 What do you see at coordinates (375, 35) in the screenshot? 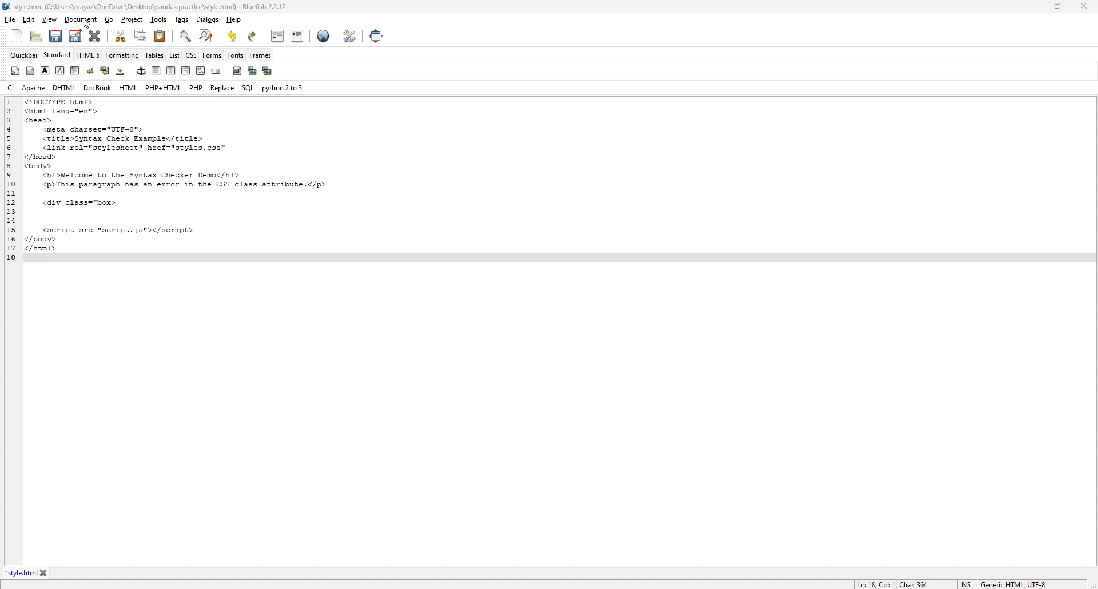
I see `full screen` at bounding box center [375, 35].